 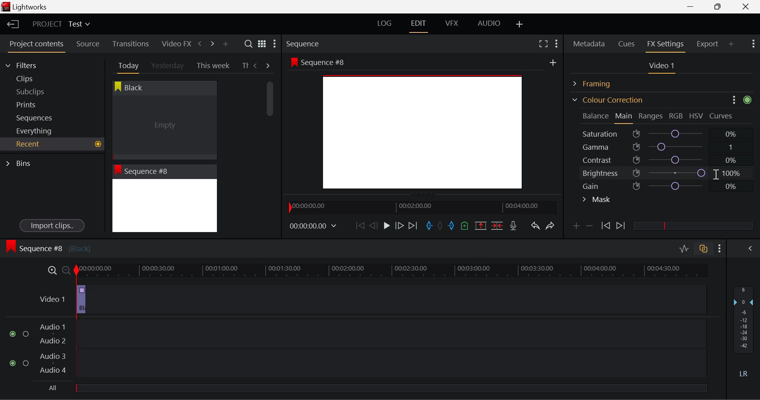 What do you see at coordinates (10, 25) in the screenshot?
I see `Back to Homepage` at bounding box center [10, 25].